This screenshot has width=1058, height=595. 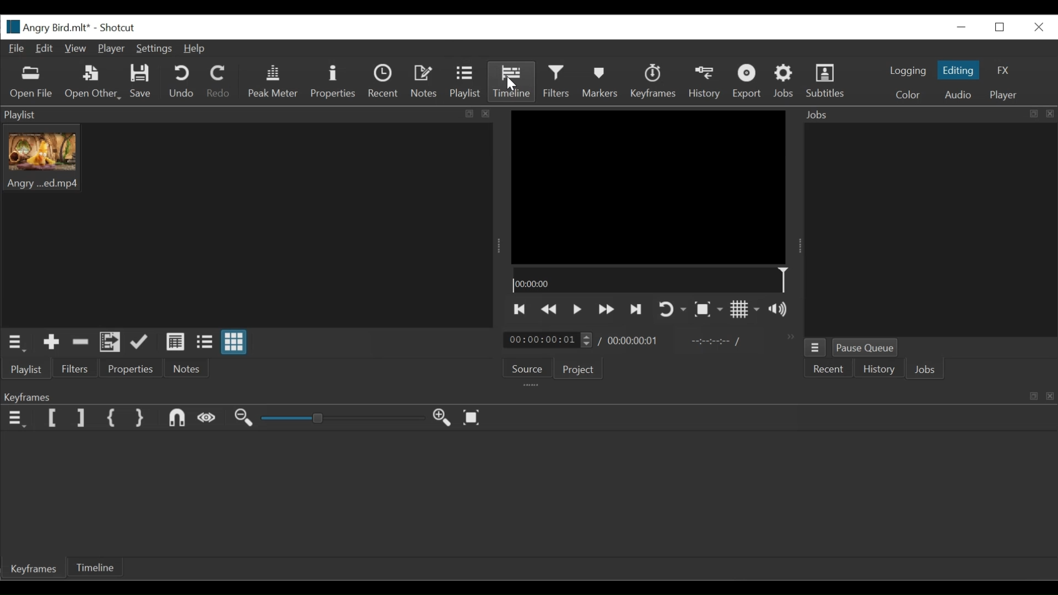 What do you see at coordinates (131, 370) in the screenshot?
I see `Properties` at bounding box center [131, 370].